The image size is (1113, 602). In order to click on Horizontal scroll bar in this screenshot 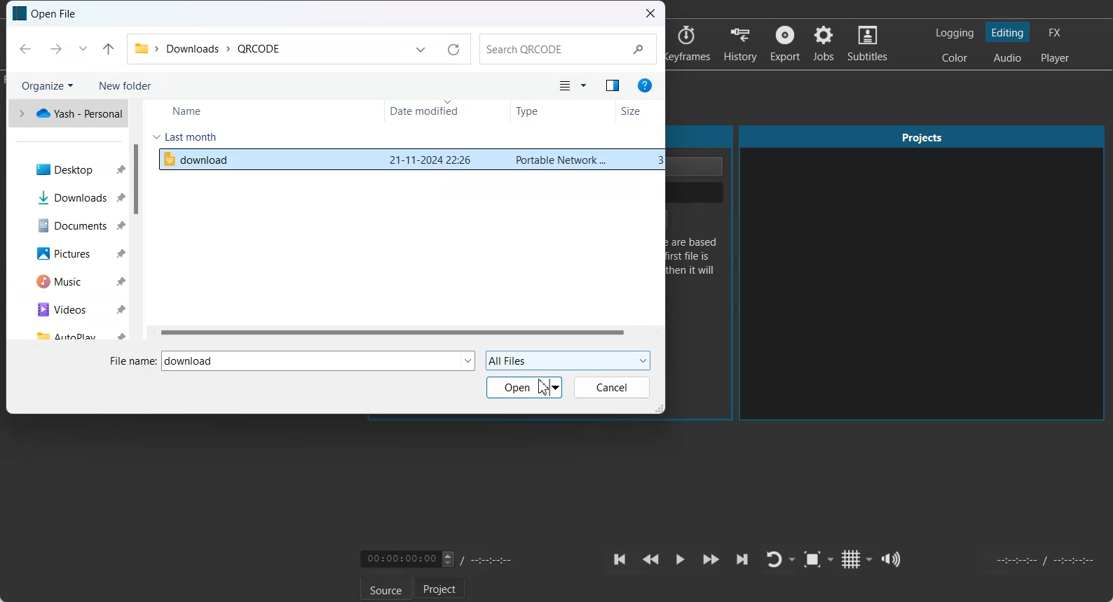, I will do `click(390, 334)`.